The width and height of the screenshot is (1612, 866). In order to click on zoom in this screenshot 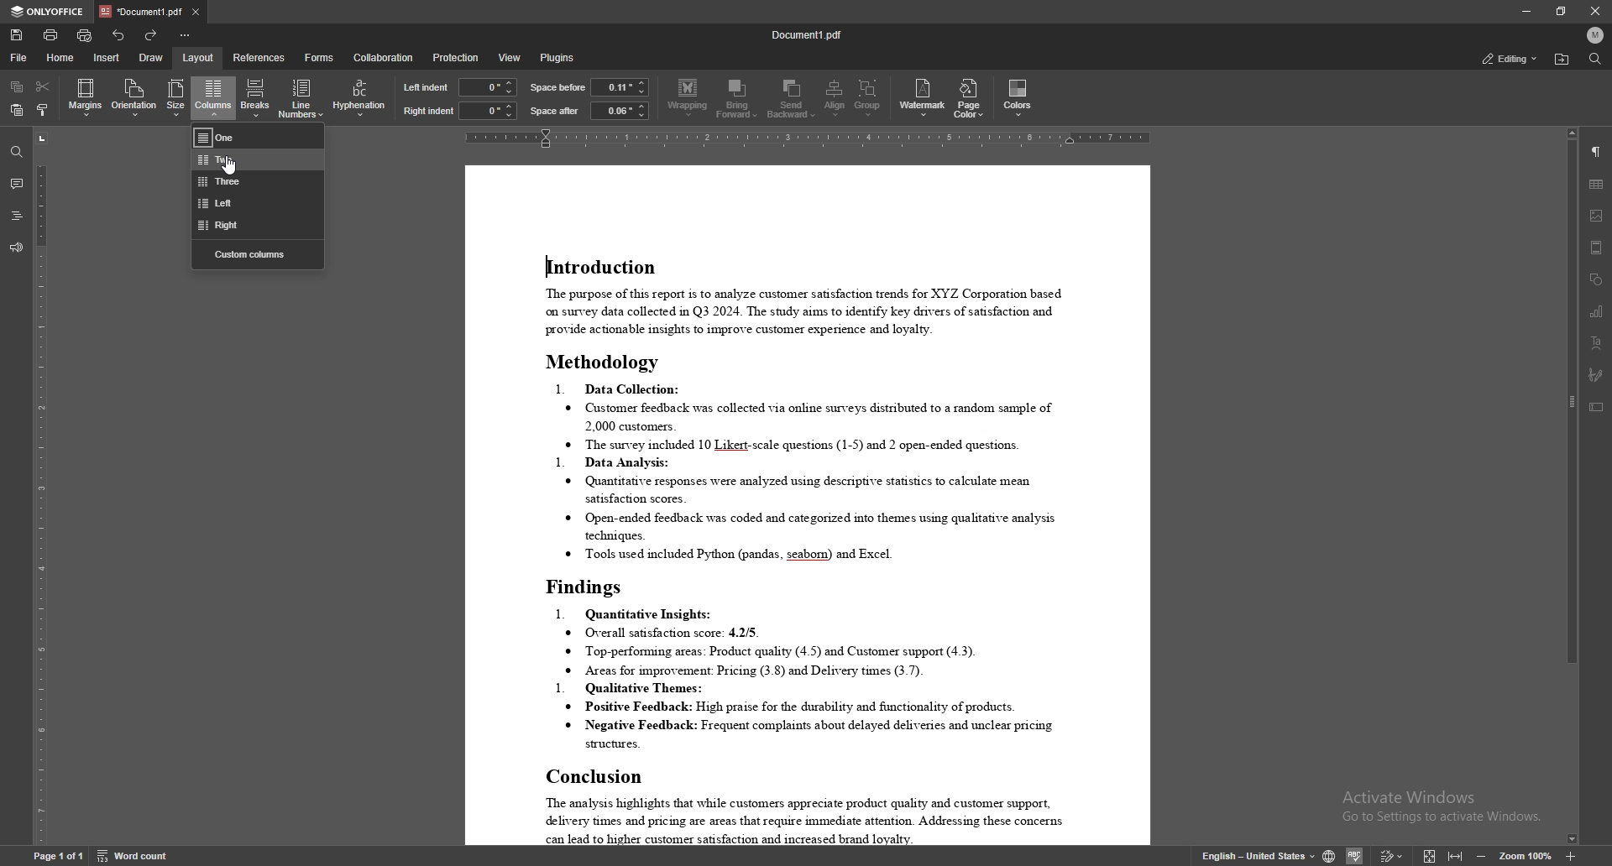, I will do `click(1526, 854)`.